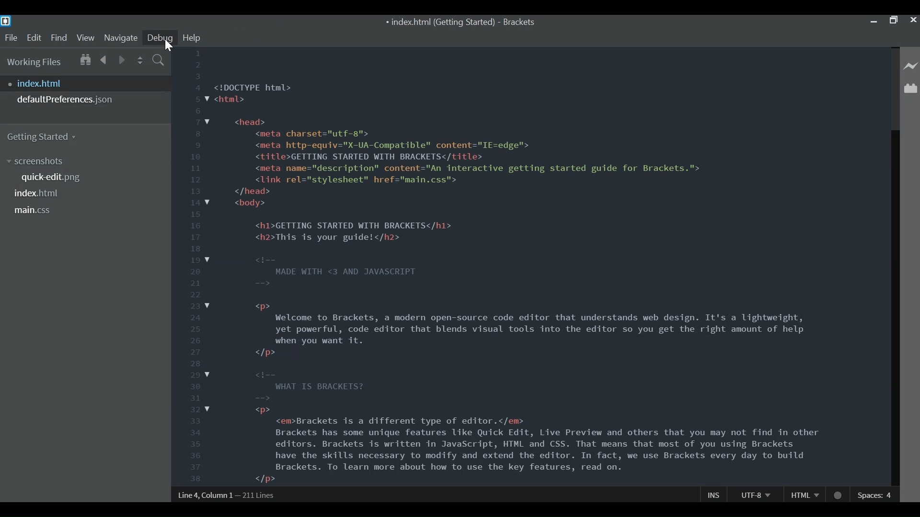  Describe the element at coordinates (169, 45) in the screenshot. I see `Cursor on Debug` at that location.